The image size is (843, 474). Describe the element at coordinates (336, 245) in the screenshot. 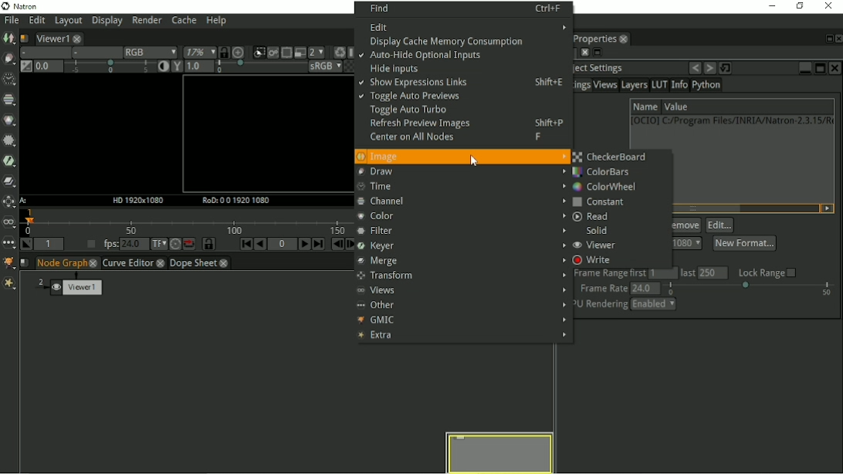

I see `Previous frame` at that location.